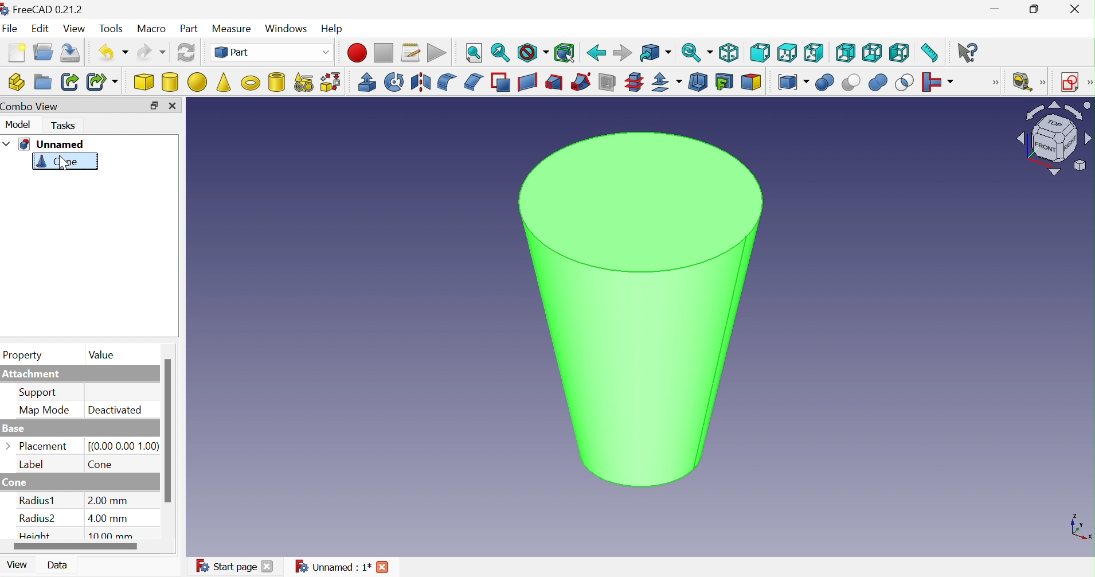  I want to click on Create tube, so click(275, 81).